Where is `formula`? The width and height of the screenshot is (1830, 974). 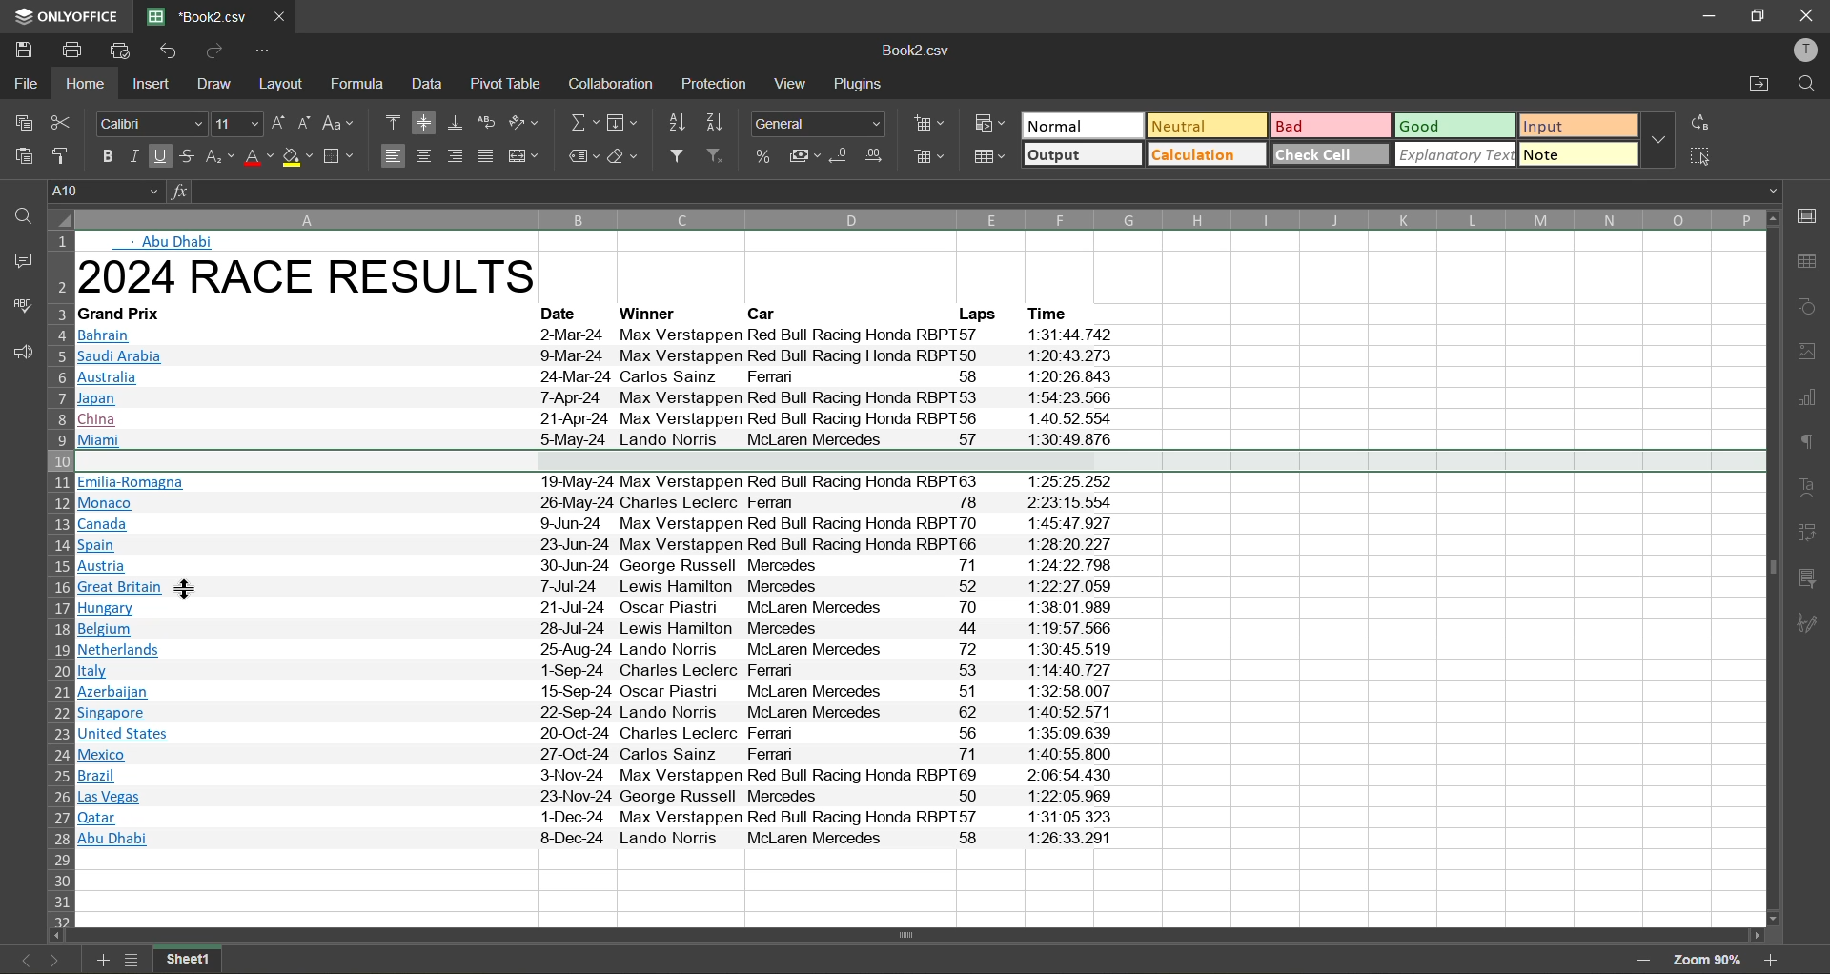 formula is located at coordinates (356, 87).